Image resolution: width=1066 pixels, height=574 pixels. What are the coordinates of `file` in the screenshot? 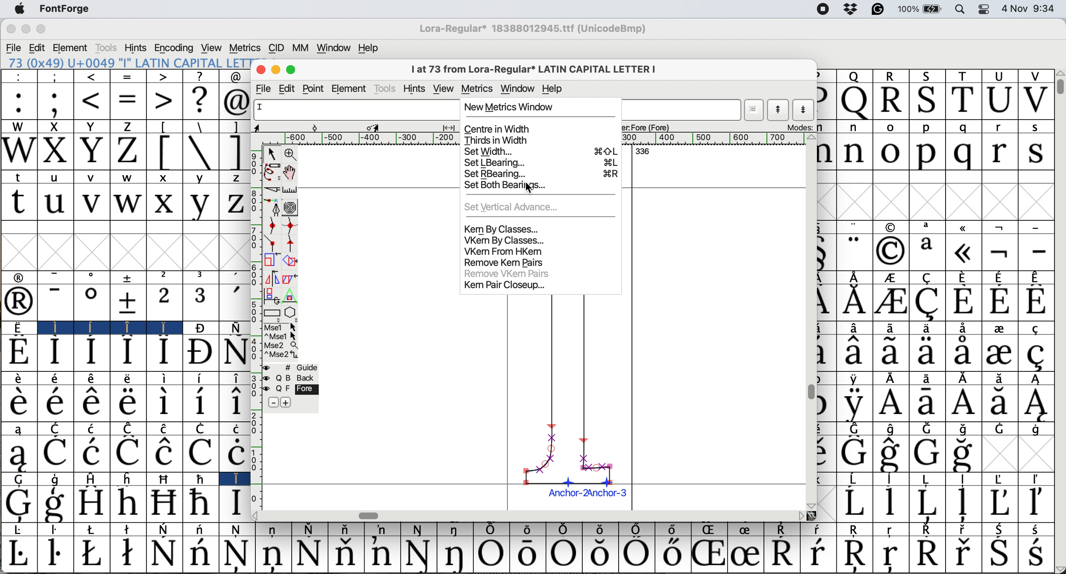 It's located at (265, 88).